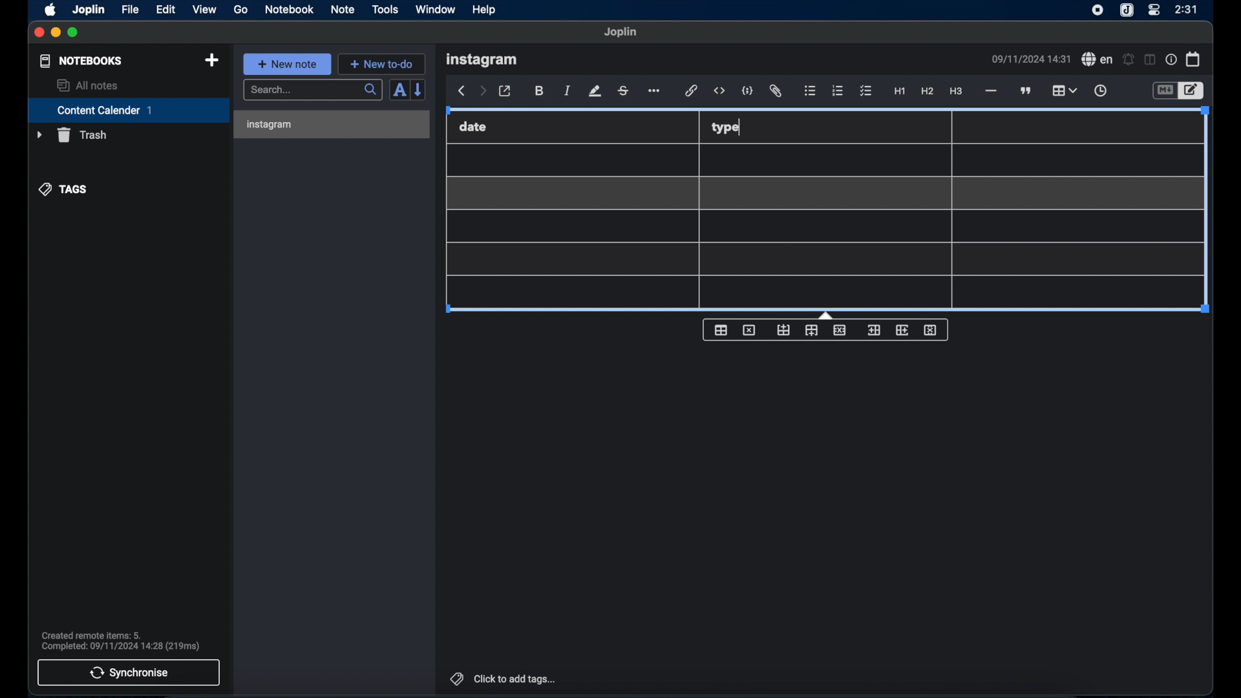  What do you see at coordinates (504, 679) in the screenshot?
I see `click to add tags` at bounding box center [504, 679].